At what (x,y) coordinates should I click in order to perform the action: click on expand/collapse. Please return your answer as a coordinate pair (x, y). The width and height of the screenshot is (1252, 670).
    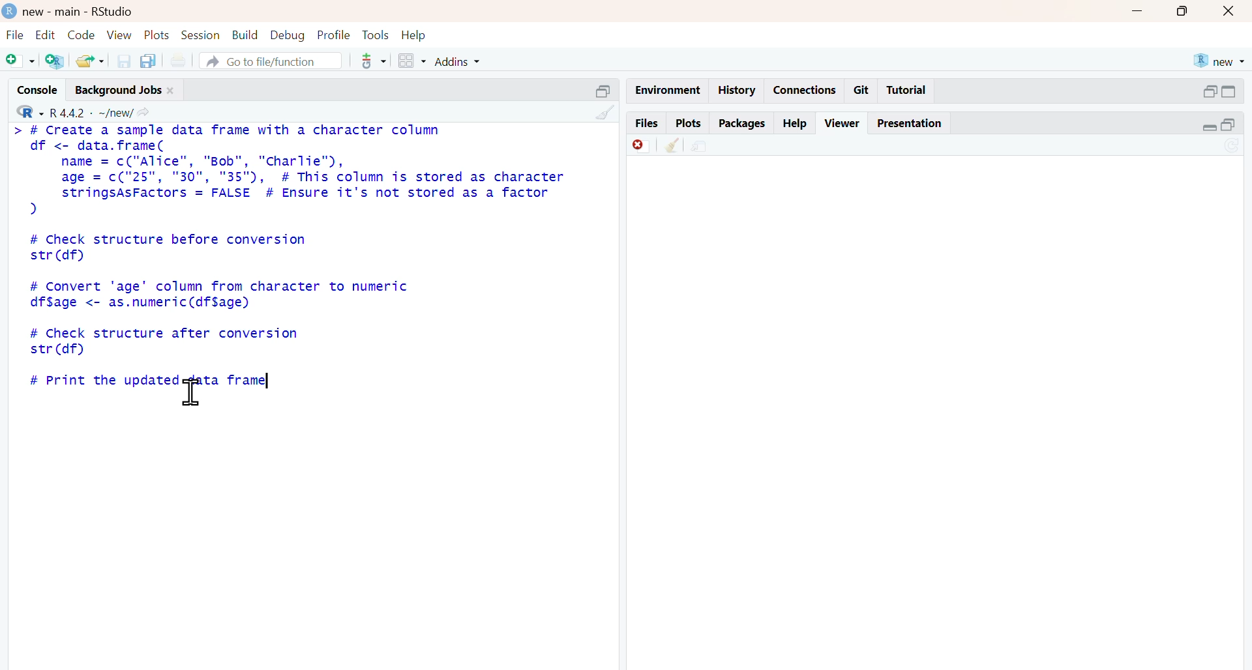
    Looking at the image, I should click on (1230, 91).